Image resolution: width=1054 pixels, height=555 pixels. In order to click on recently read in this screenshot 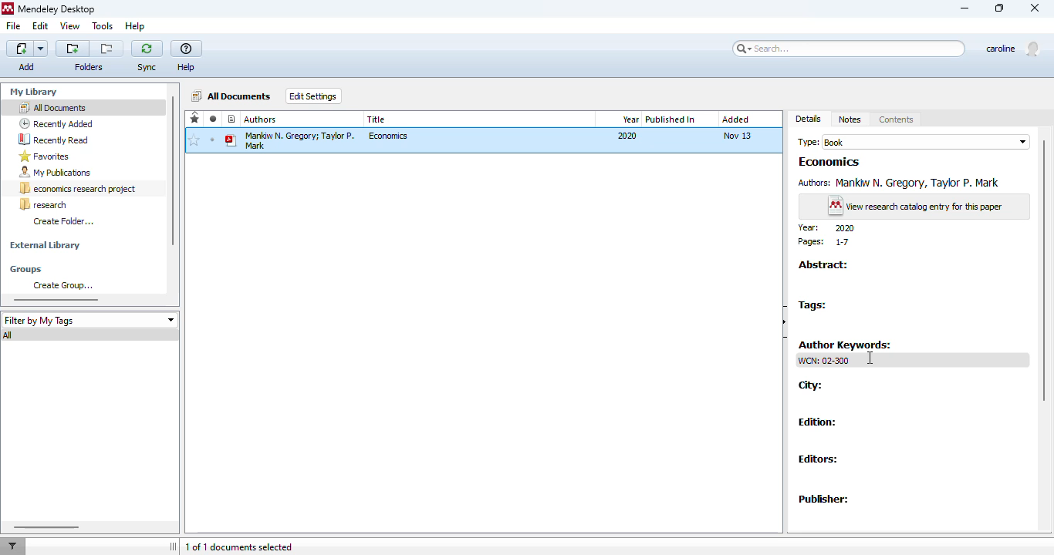, I will do `click(56, 140)`.